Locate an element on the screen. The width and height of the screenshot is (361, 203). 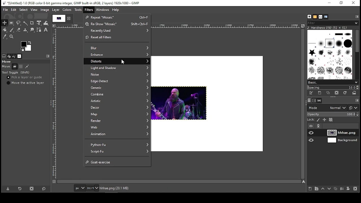
layer visibility on/off is located at coordinates (312, 133).